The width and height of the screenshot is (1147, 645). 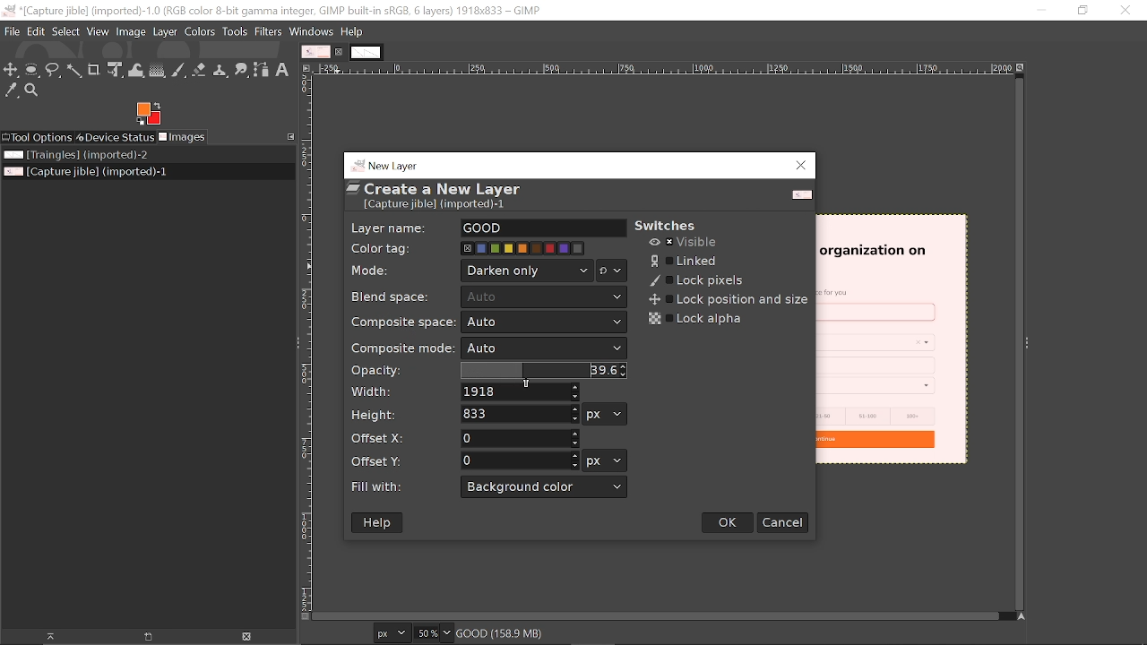 I want to click on other tab, so click(x=367, y=53).